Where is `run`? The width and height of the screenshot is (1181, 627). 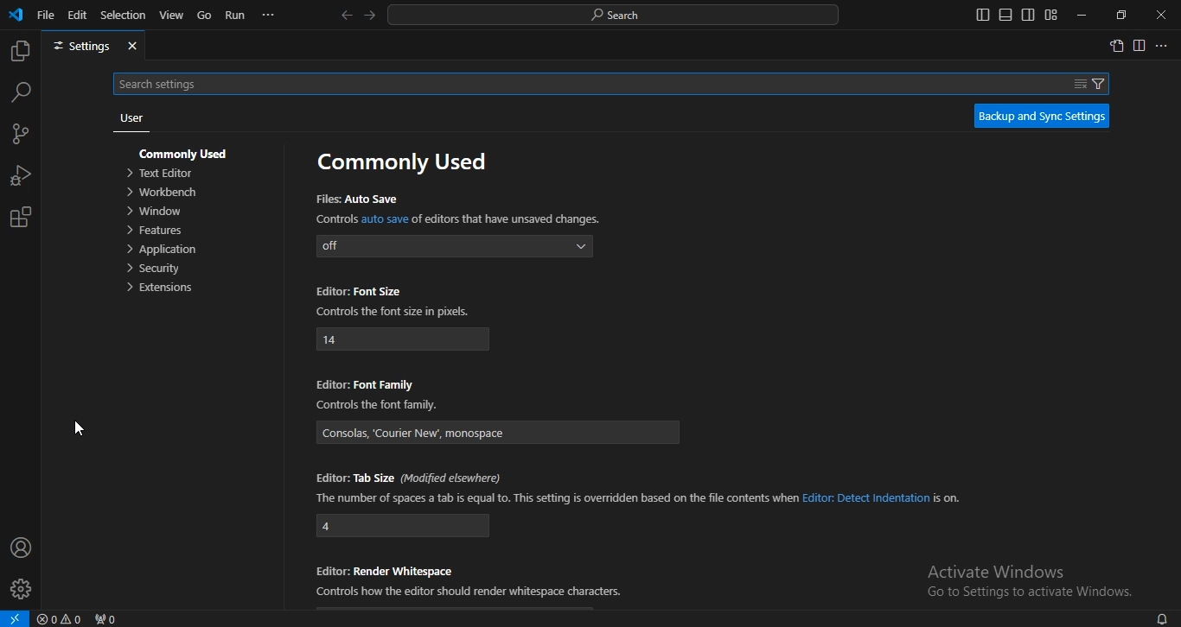
run is located at coordinates (236, 16).